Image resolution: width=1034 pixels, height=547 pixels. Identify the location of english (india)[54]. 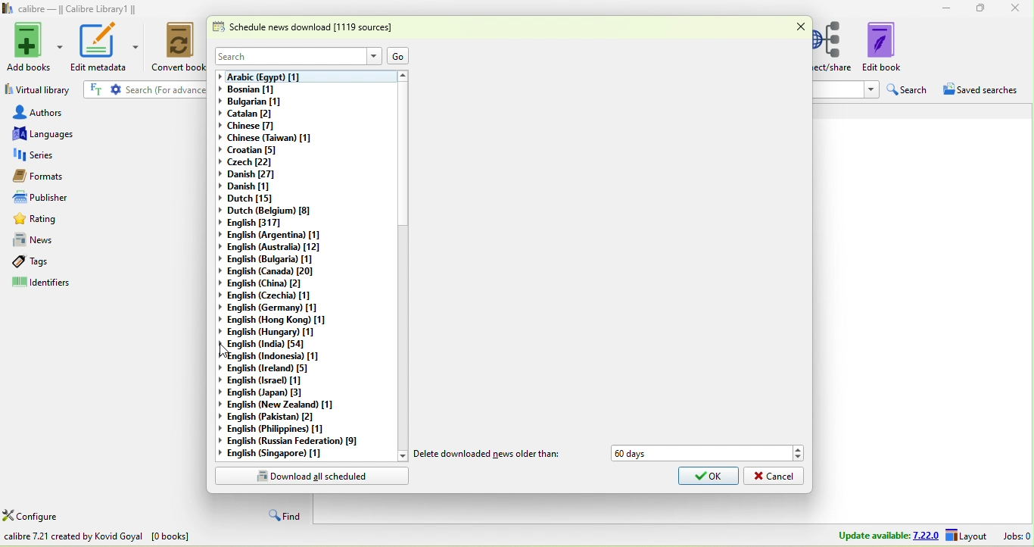
(269, 344).